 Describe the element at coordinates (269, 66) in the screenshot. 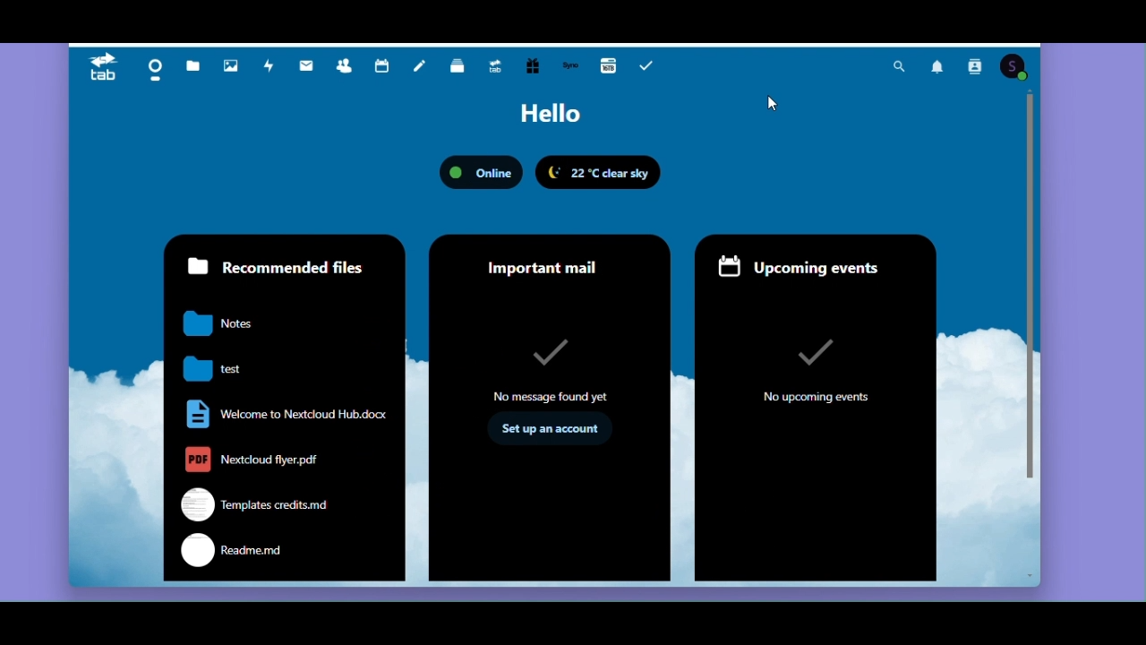

I see `Activity` at that location.